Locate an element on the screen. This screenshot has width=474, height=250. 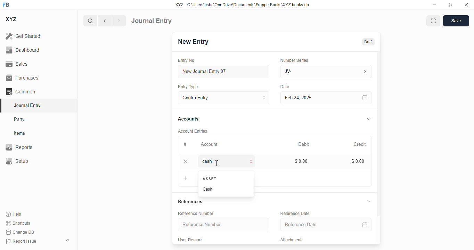
# is located at coordinates (185, 144).